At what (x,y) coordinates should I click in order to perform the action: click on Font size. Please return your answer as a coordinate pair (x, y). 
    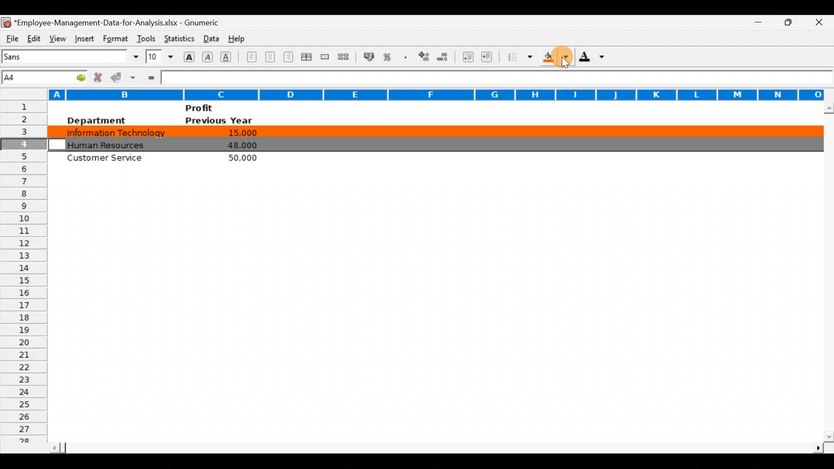
    Looking at the image, I should click on (159, 56).